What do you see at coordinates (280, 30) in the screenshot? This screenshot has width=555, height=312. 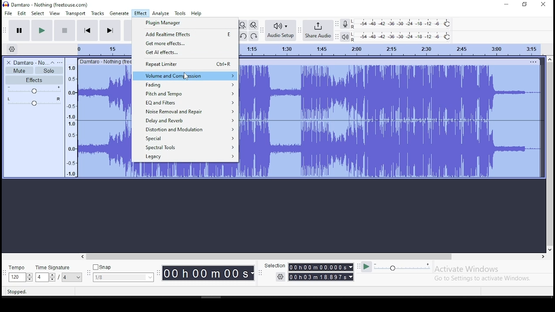 I see `audio setup` at bounding box center [280, 30].